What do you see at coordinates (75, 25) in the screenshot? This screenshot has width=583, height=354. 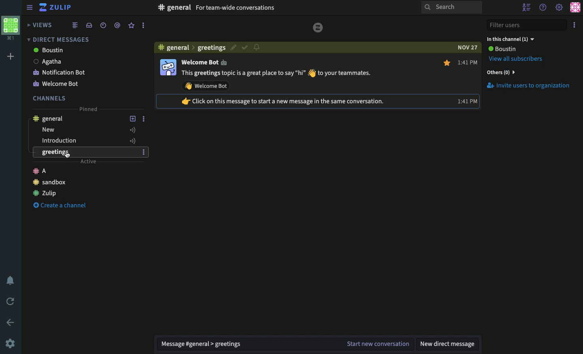 I see `Feed` at bounding box center [75, 25].